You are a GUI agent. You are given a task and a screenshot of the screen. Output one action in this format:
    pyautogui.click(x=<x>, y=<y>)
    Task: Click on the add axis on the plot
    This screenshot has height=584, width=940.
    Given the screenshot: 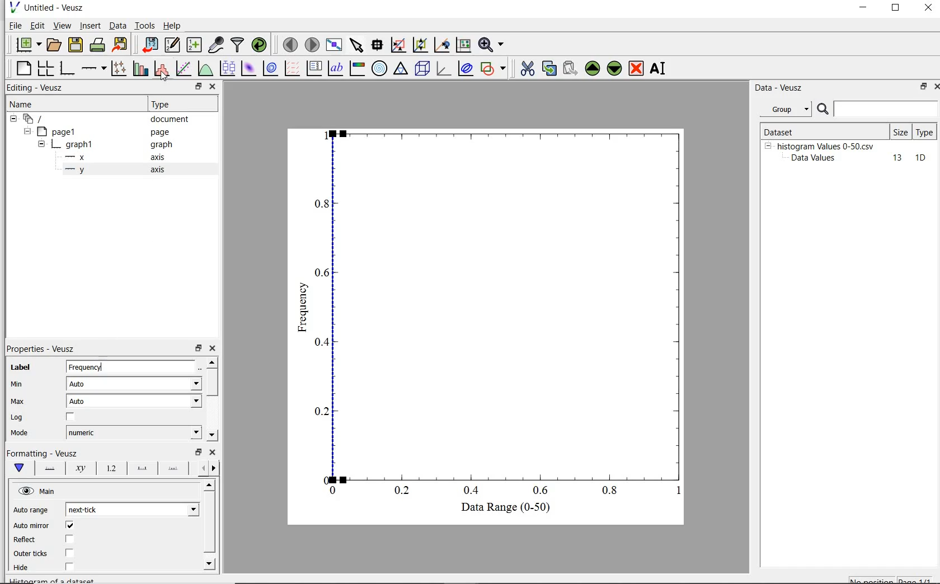 What is the action you would take?
    pyautogui.click(x=93, y=67)
    